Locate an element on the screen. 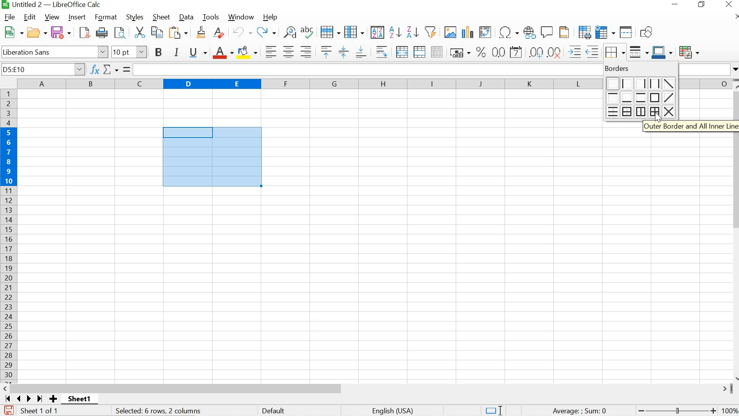 The width and height of the screenshot is (739, 416). SCROLLBAR is located at coordinates (734, 230).